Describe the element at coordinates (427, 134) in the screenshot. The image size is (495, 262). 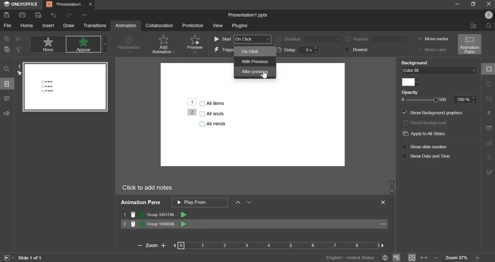
I see `apply to all slides` at that location.